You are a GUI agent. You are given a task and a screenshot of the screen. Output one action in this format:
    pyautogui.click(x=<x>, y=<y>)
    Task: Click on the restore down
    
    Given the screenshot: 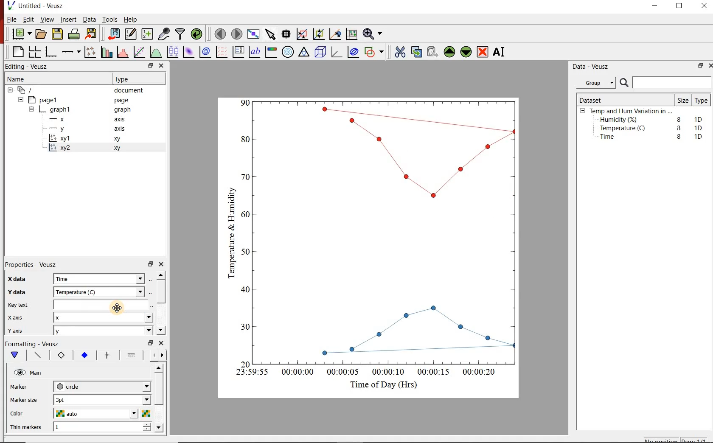 What is the action you would take?
    pyautogui.click(x=149, y=343)
    